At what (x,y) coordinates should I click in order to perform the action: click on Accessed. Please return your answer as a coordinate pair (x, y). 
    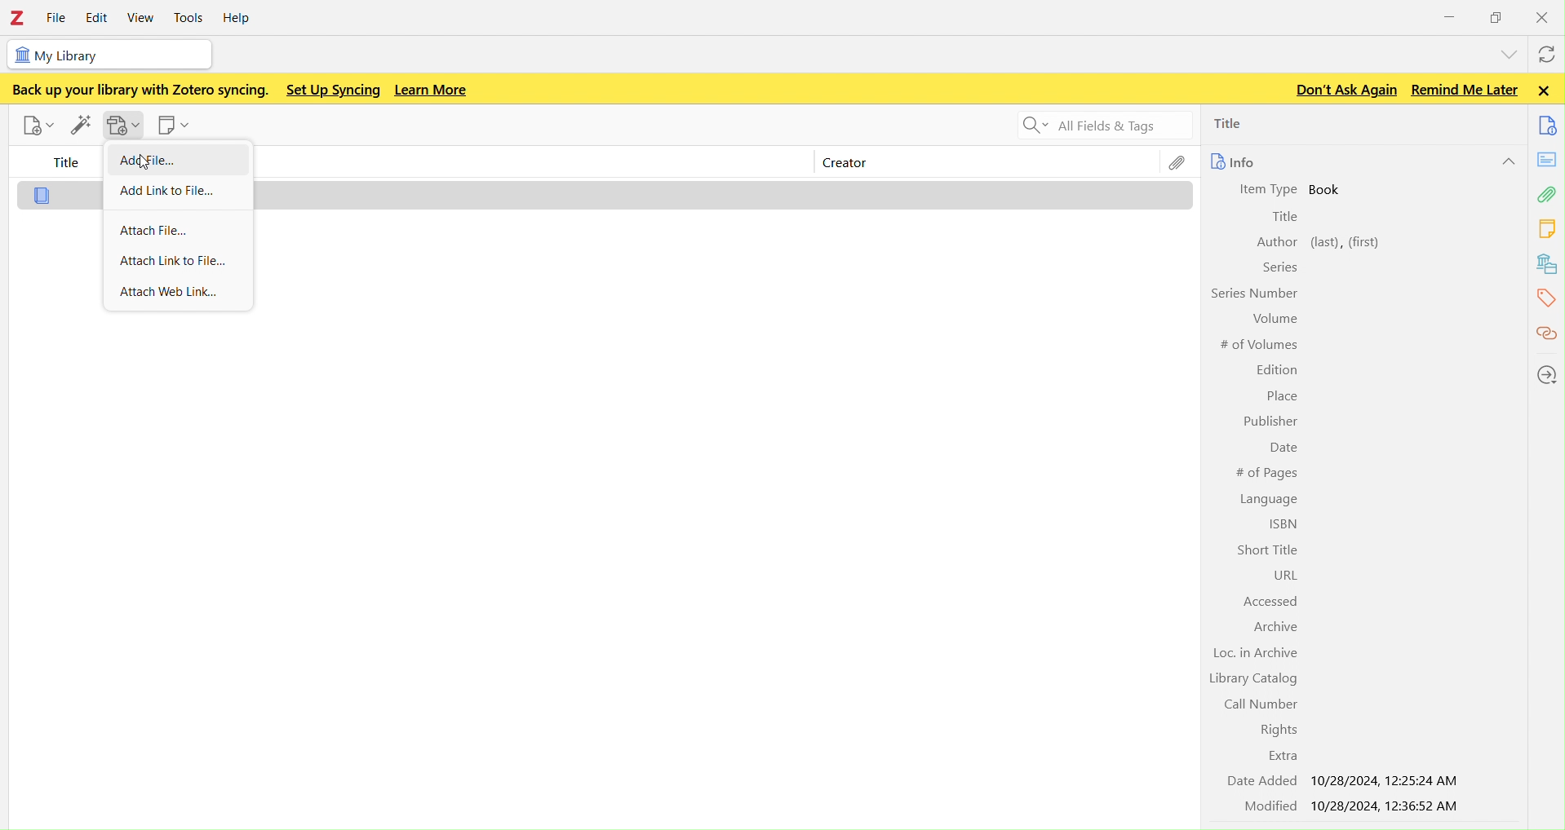
    Looking at the image, I should click on (1272, 601).